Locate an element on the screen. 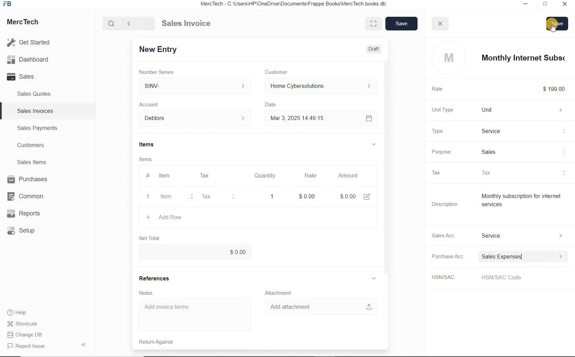 Image resolution: width=575 pixels, height=357 pixels. Item Description is located at coordinates (519, 202).